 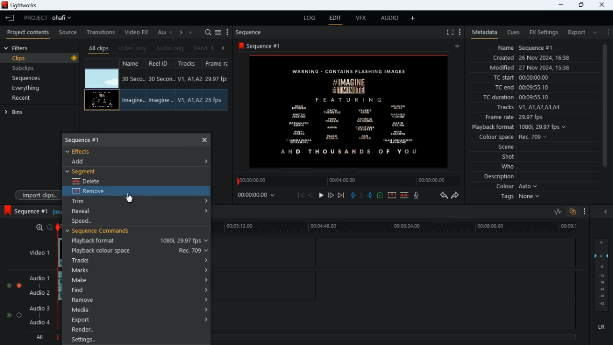 What do you see at coordinates (525, 88) in the screenshot?
I see `tc end` at bounding box center [525, 88].